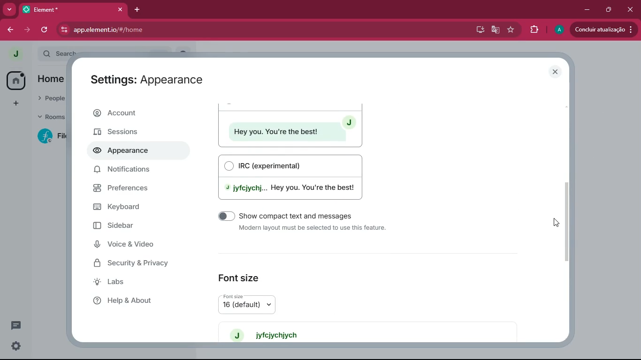 The width and height of the screenshot is (641, 360). I want to click on labs, so click(134, 283).